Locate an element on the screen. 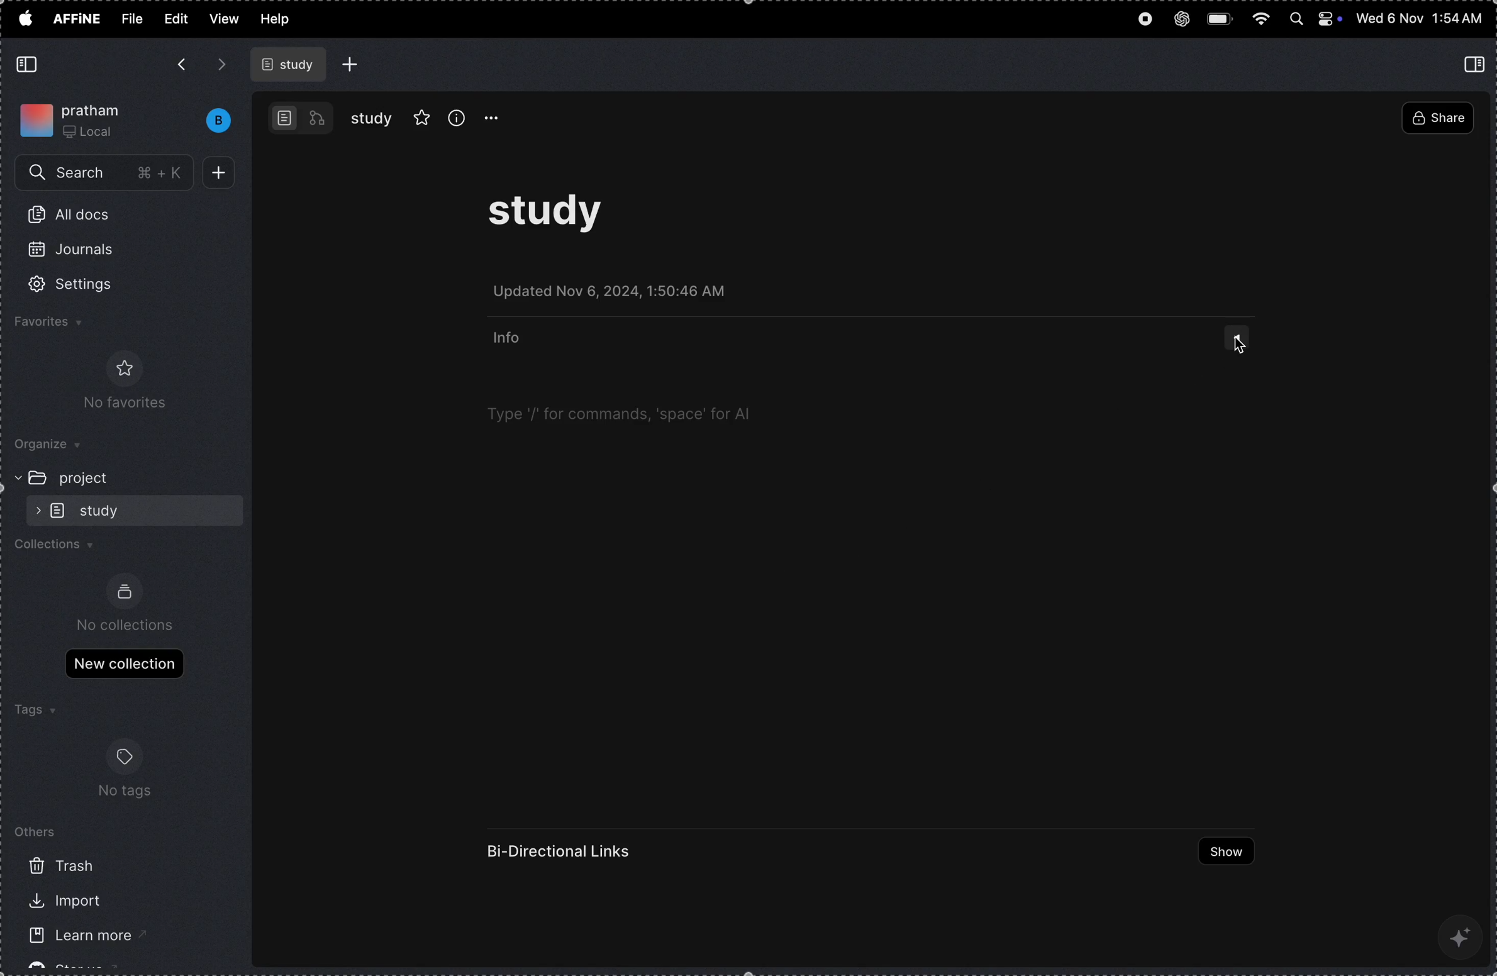  all docs is located at coordinates (75, 217).